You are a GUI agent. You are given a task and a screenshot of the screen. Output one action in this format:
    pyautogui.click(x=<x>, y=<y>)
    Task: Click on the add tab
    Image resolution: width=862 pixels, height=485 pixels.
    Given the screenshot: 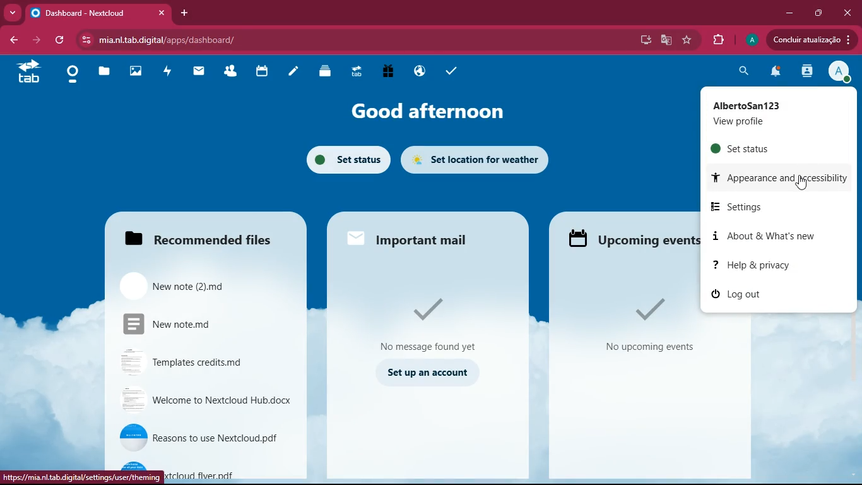 What is the action you would take?
    pyautogui.click(x=184, y=12)
    